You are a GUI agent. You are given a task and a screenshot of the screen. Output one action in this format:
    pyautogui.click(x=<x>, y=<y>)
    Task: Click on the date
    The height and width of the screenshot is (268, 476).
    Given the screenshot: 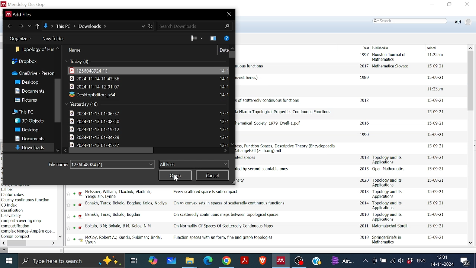 What is the action you would take?
    pyautogui.click(x=434, y=215)
    